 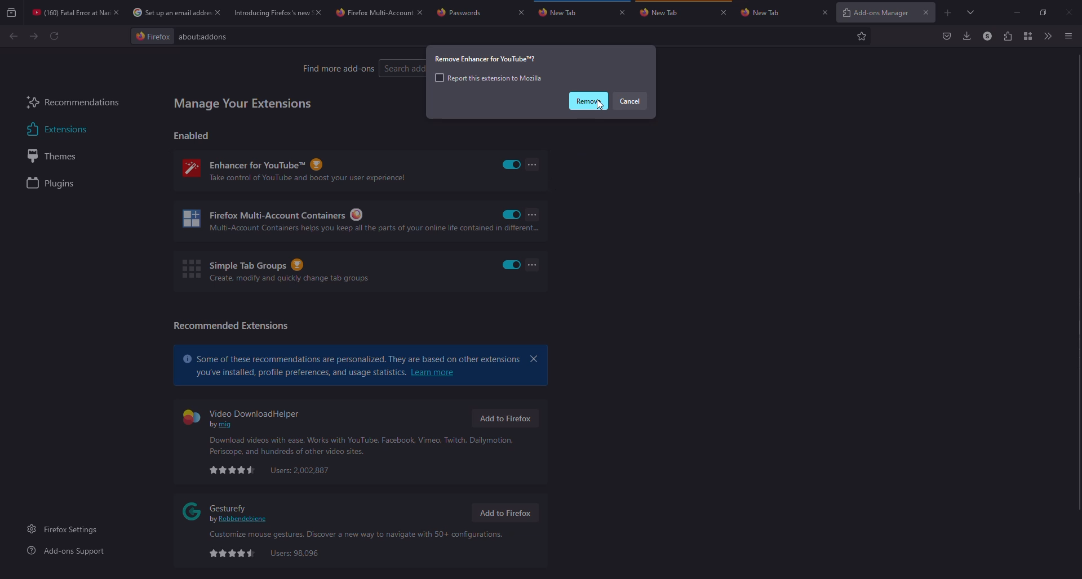 What do you see at coordinates (300, 470) in the screenshot?
I see `Users` at bounding box center [300, 470].